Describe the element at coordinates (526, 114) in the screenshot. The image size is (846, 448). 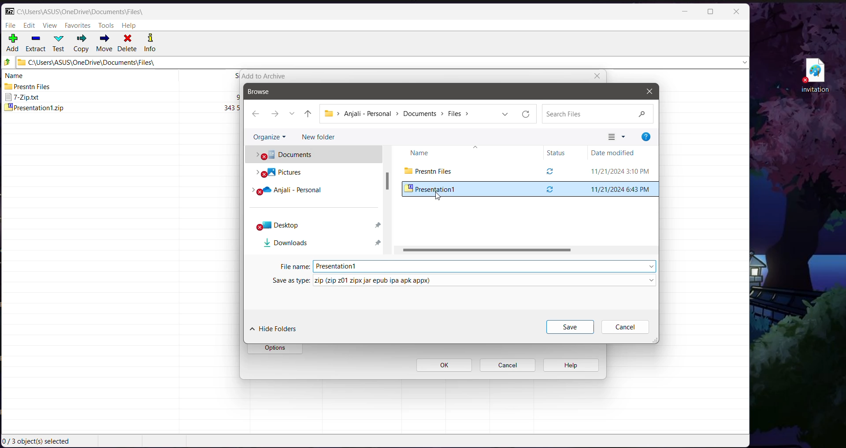
I see `Refresh current folder` at that location.